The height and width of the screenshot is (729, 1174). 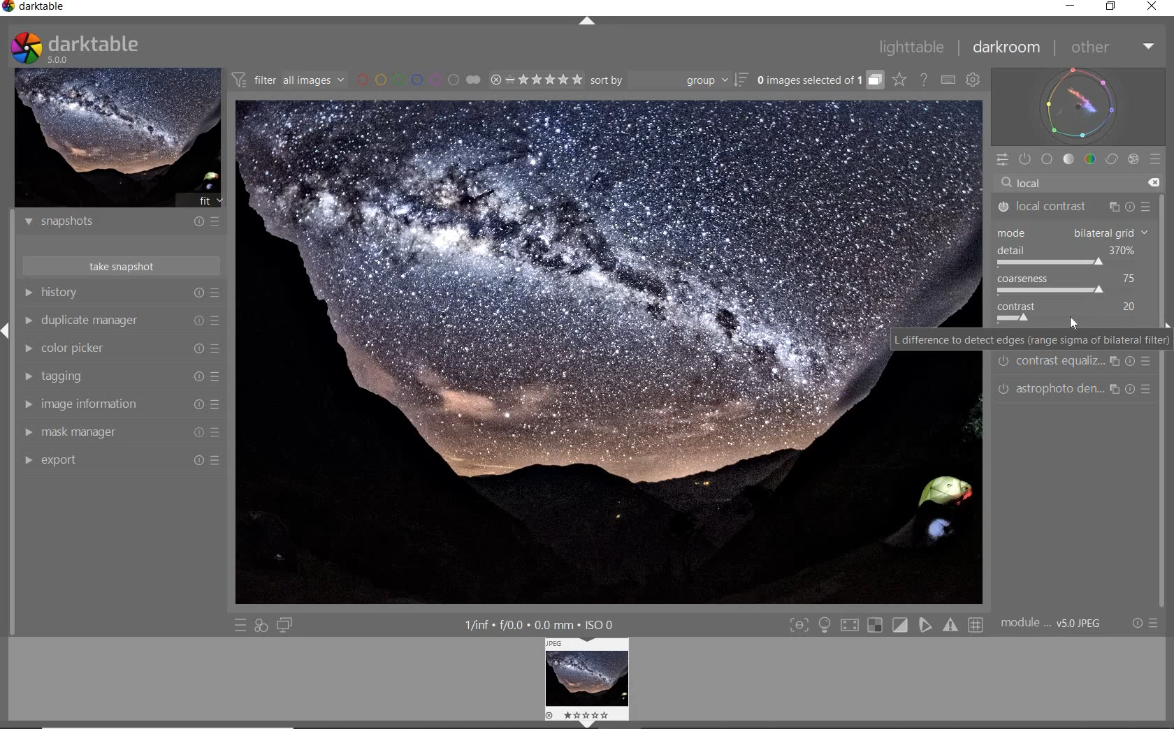 What do you see at coordinates (197, 318) in the screenshot?
I see `reset` at bounding box center [197, 318].